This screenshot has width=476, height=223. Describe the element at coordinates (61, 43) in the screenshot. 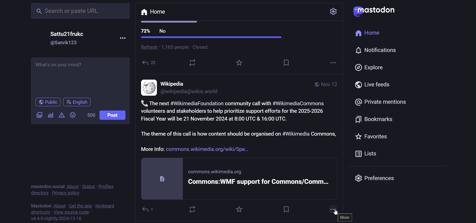

I see `id` at that location.